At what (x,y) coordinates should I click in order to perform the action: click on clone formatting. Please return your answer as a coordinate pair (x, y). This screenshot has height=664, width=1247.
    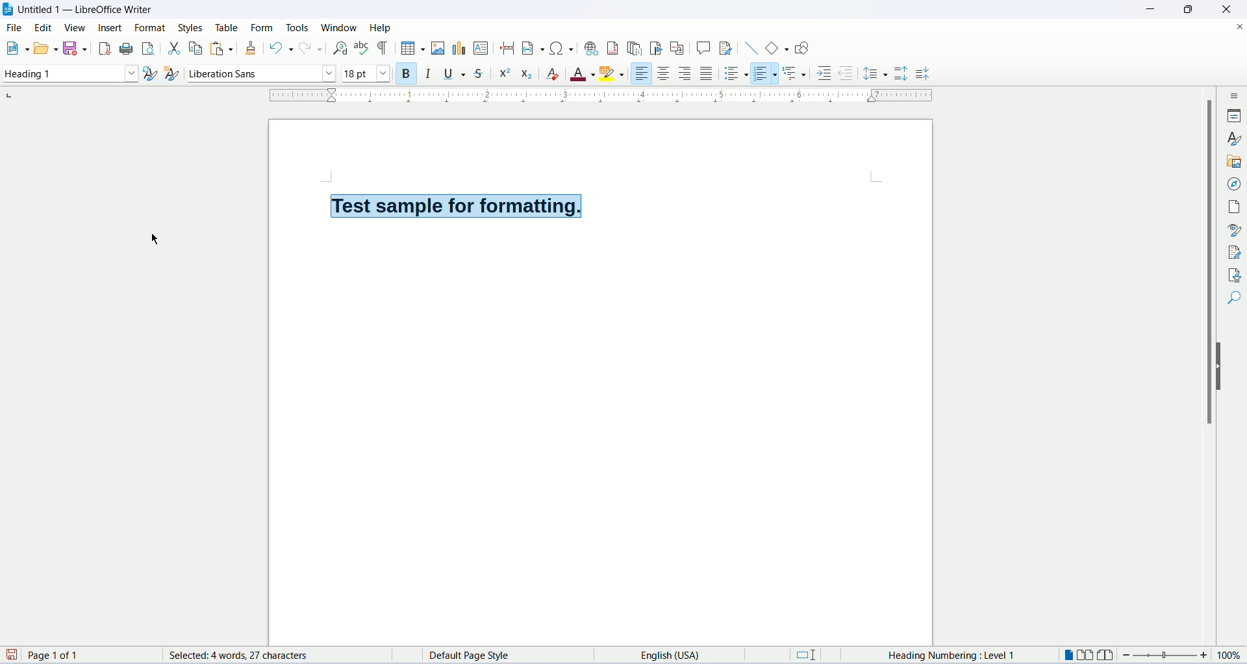
    Looking at the image, I should click on (251, 47).